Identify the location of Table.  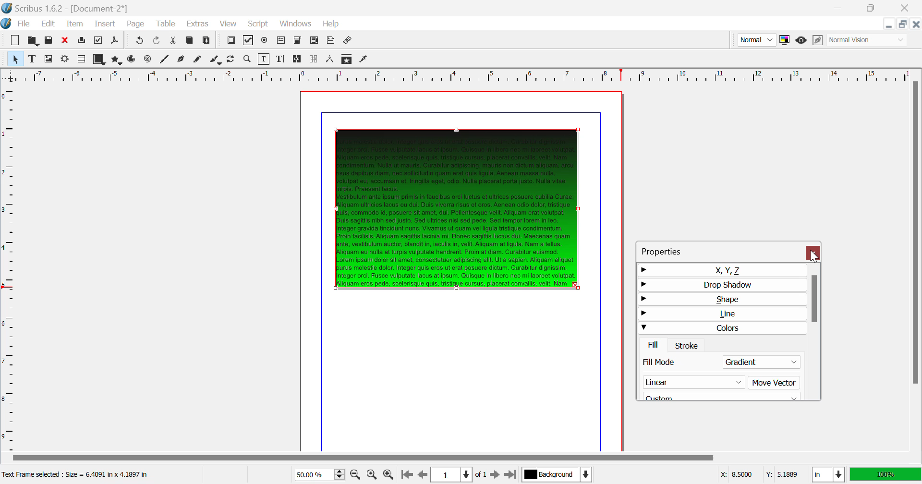
(167, 24).